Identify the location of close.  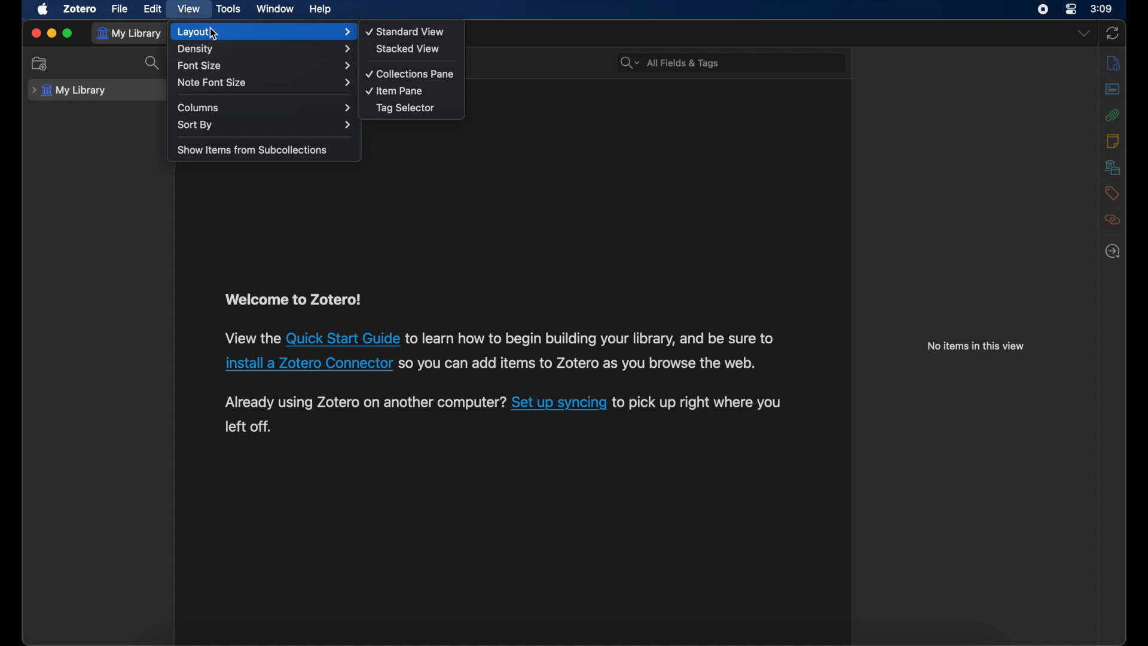
(36, 33).